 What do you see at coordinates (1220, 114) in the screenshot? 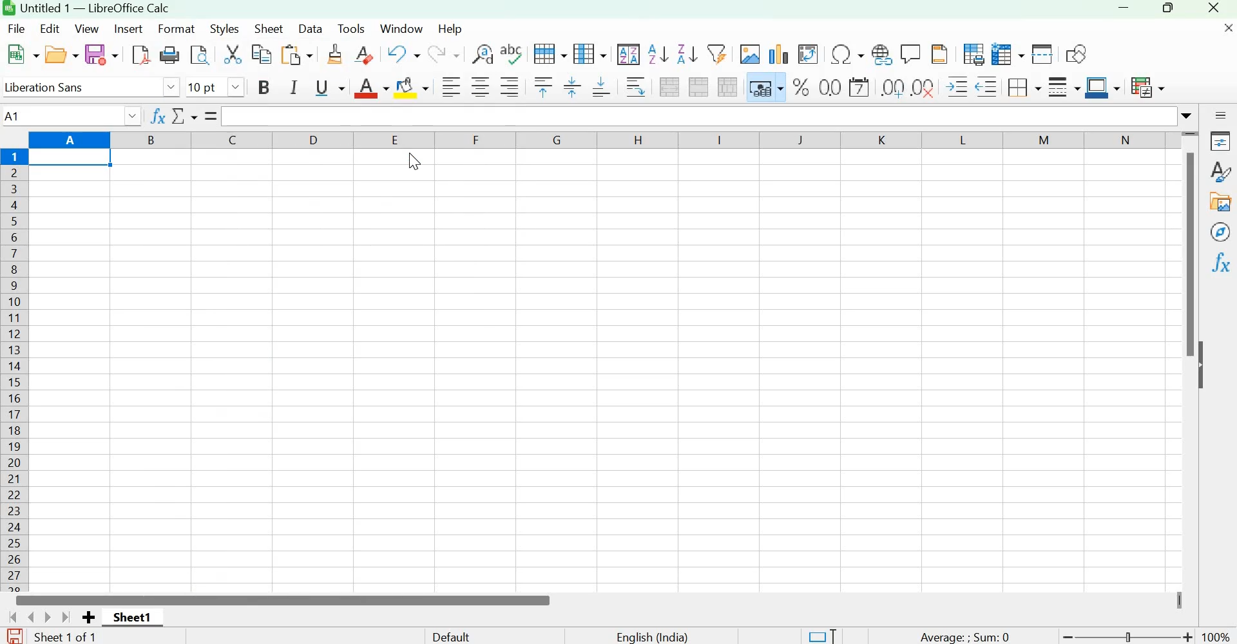
I see `Sidebar settings` at bounding box center [1220, 114].